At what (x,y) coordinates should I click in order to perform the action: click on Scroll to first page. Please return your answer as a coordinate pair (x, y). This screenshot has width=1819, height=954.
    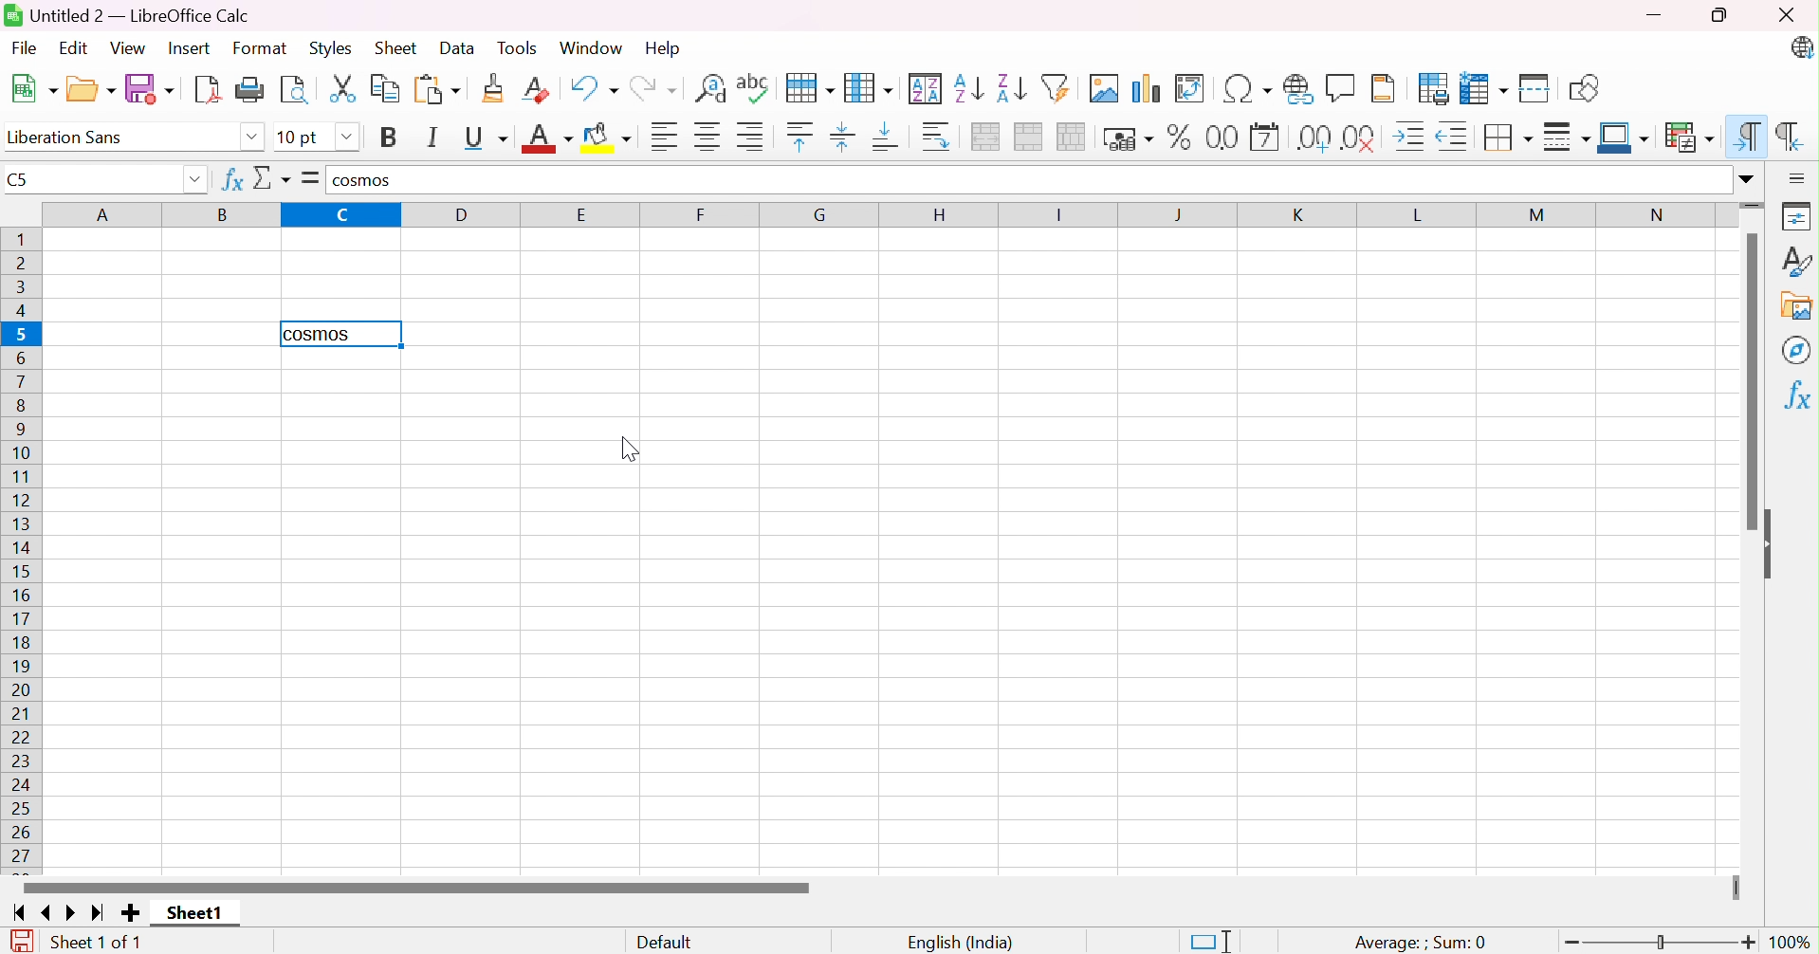
    Looking at the image, I should click on (21, 911).